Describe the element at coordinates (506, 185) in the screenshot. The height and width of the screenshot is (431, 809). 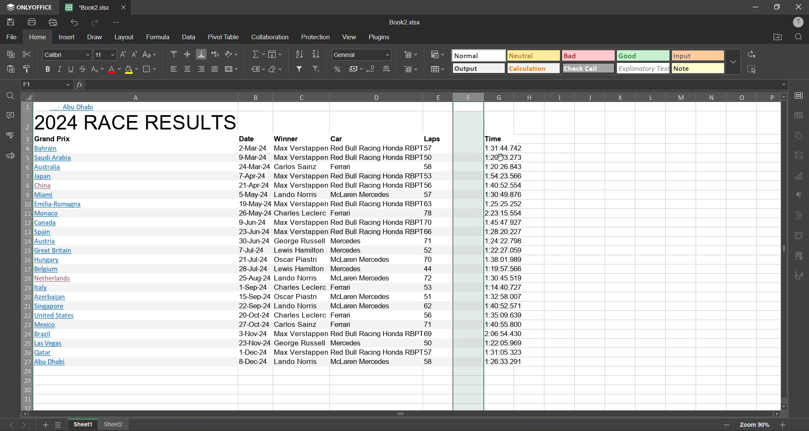
I see `11:40:52.554` at that location.